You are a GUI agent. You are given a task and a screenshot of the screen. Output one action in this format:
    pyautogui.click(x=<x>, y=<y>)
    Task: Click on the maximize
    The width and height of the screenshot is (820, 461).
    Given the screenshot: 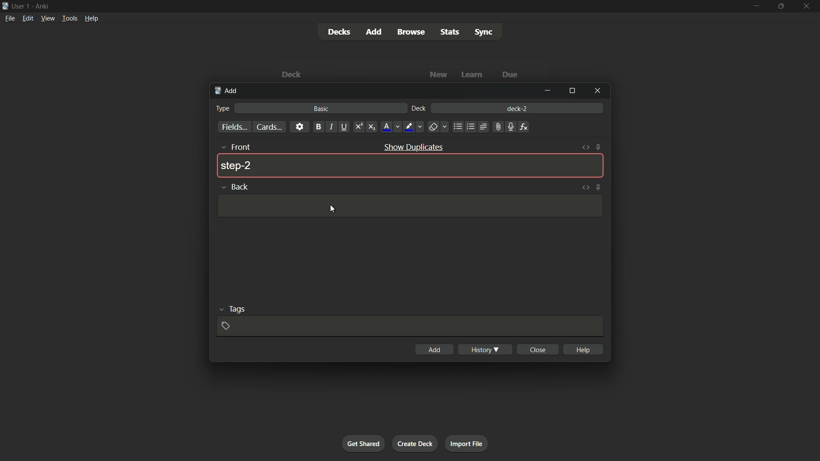 What is the action you would take?
    pyautogui.click(x=780, y=6)
    